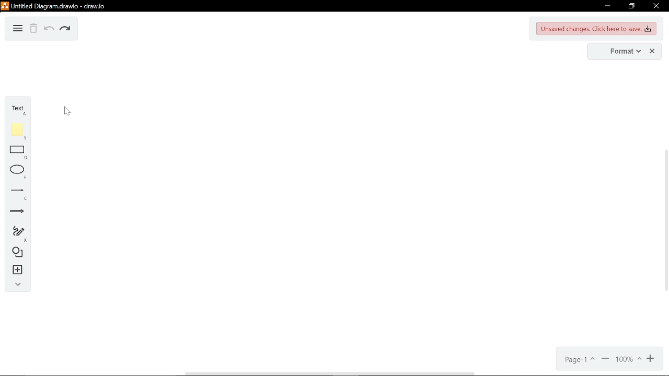  What do you see at coordinates (20, 254) in the screenshot?
I see `shapes` at bounding box center [20, 254].